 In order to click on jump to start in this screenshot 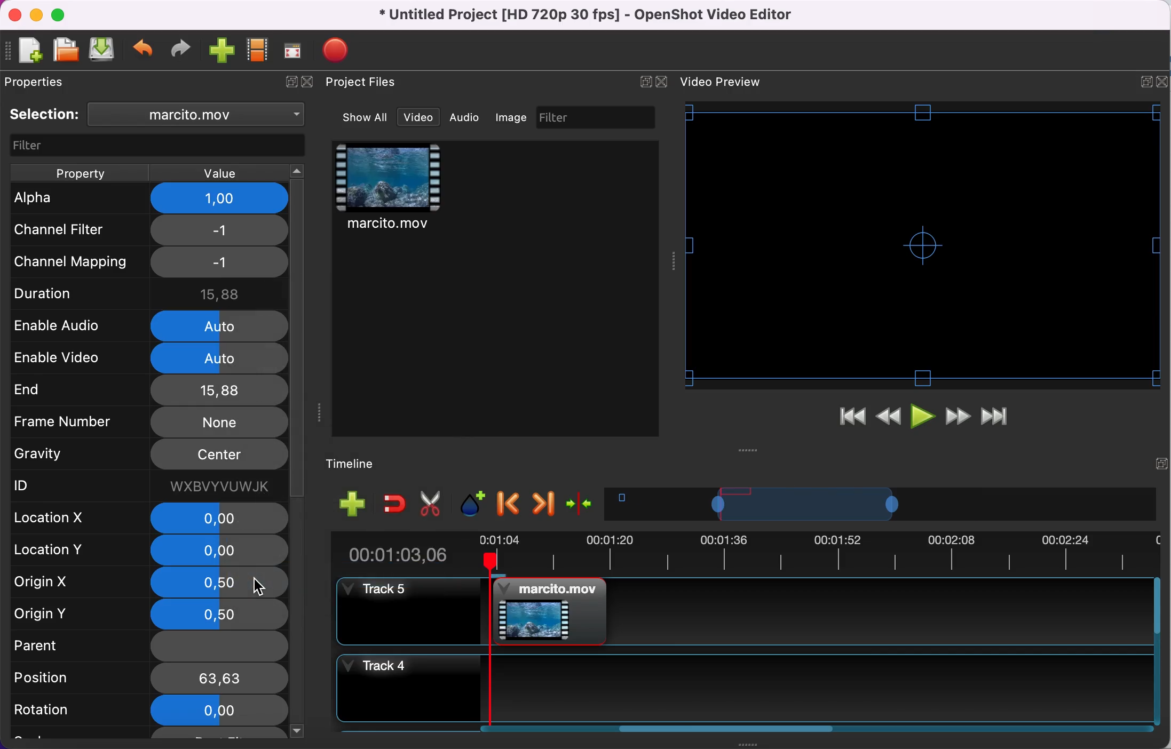, I will do `click(852, 419)`.